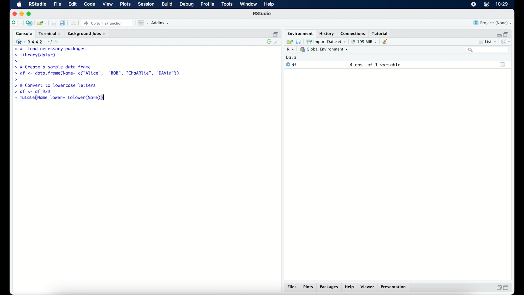 The width and height of the screenshot is (524, 295). Describe the element at coordinates (23, 34) in the screenshot. I see `console` at that location.